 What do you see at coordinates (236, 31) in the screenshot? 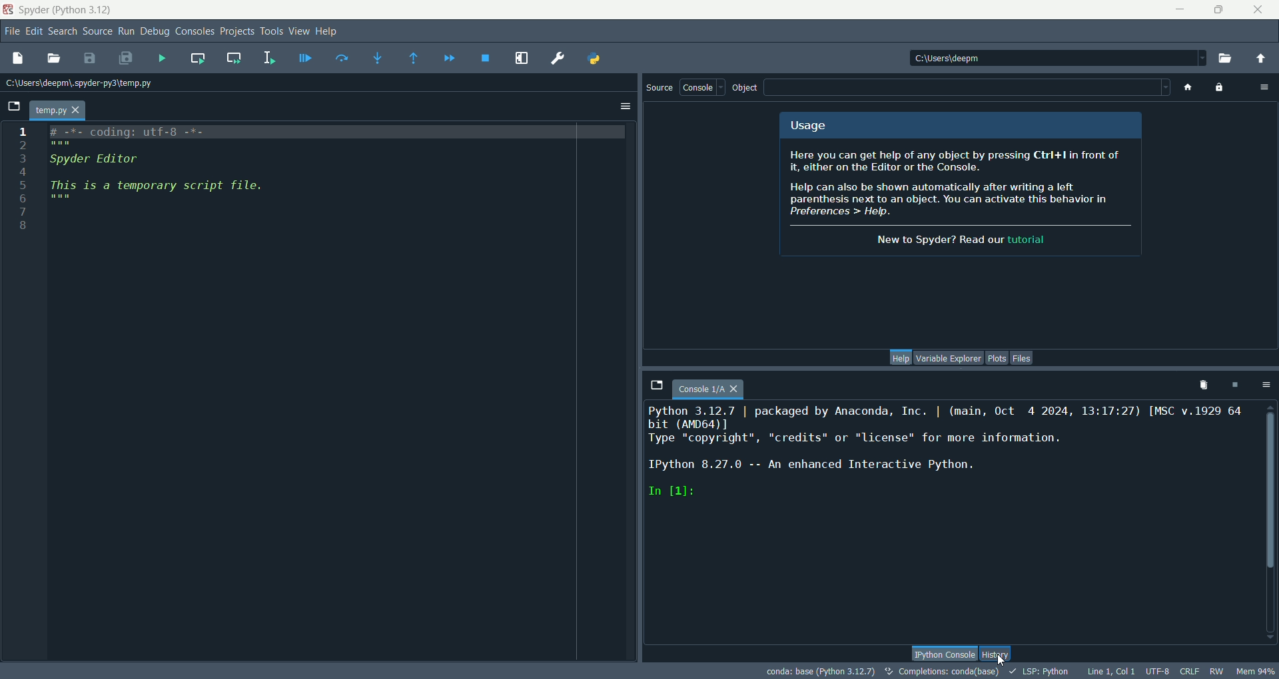
I see `projects` at bounding box center [236, 31].